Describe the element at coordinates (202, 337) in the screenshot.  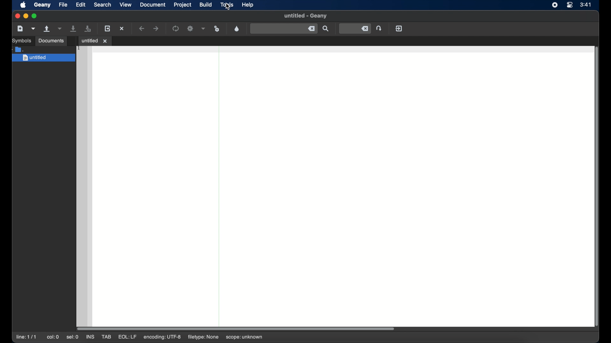
I see `filetype: none` at that location.